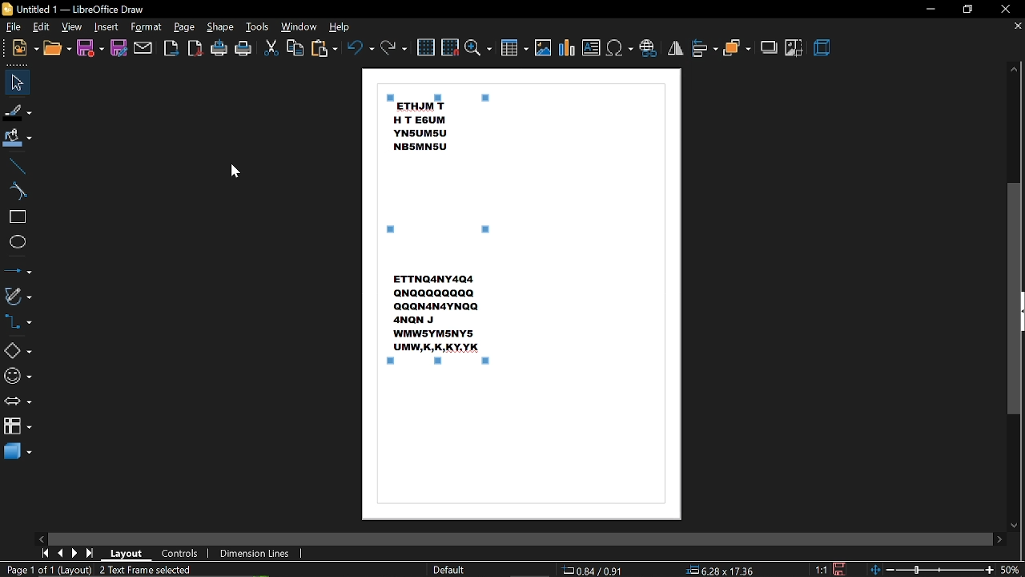 This screenshot has width=1025, height=577. Describe the element at coordinates (18, 349) in the screenshot. I see `basic shapes` at that location.